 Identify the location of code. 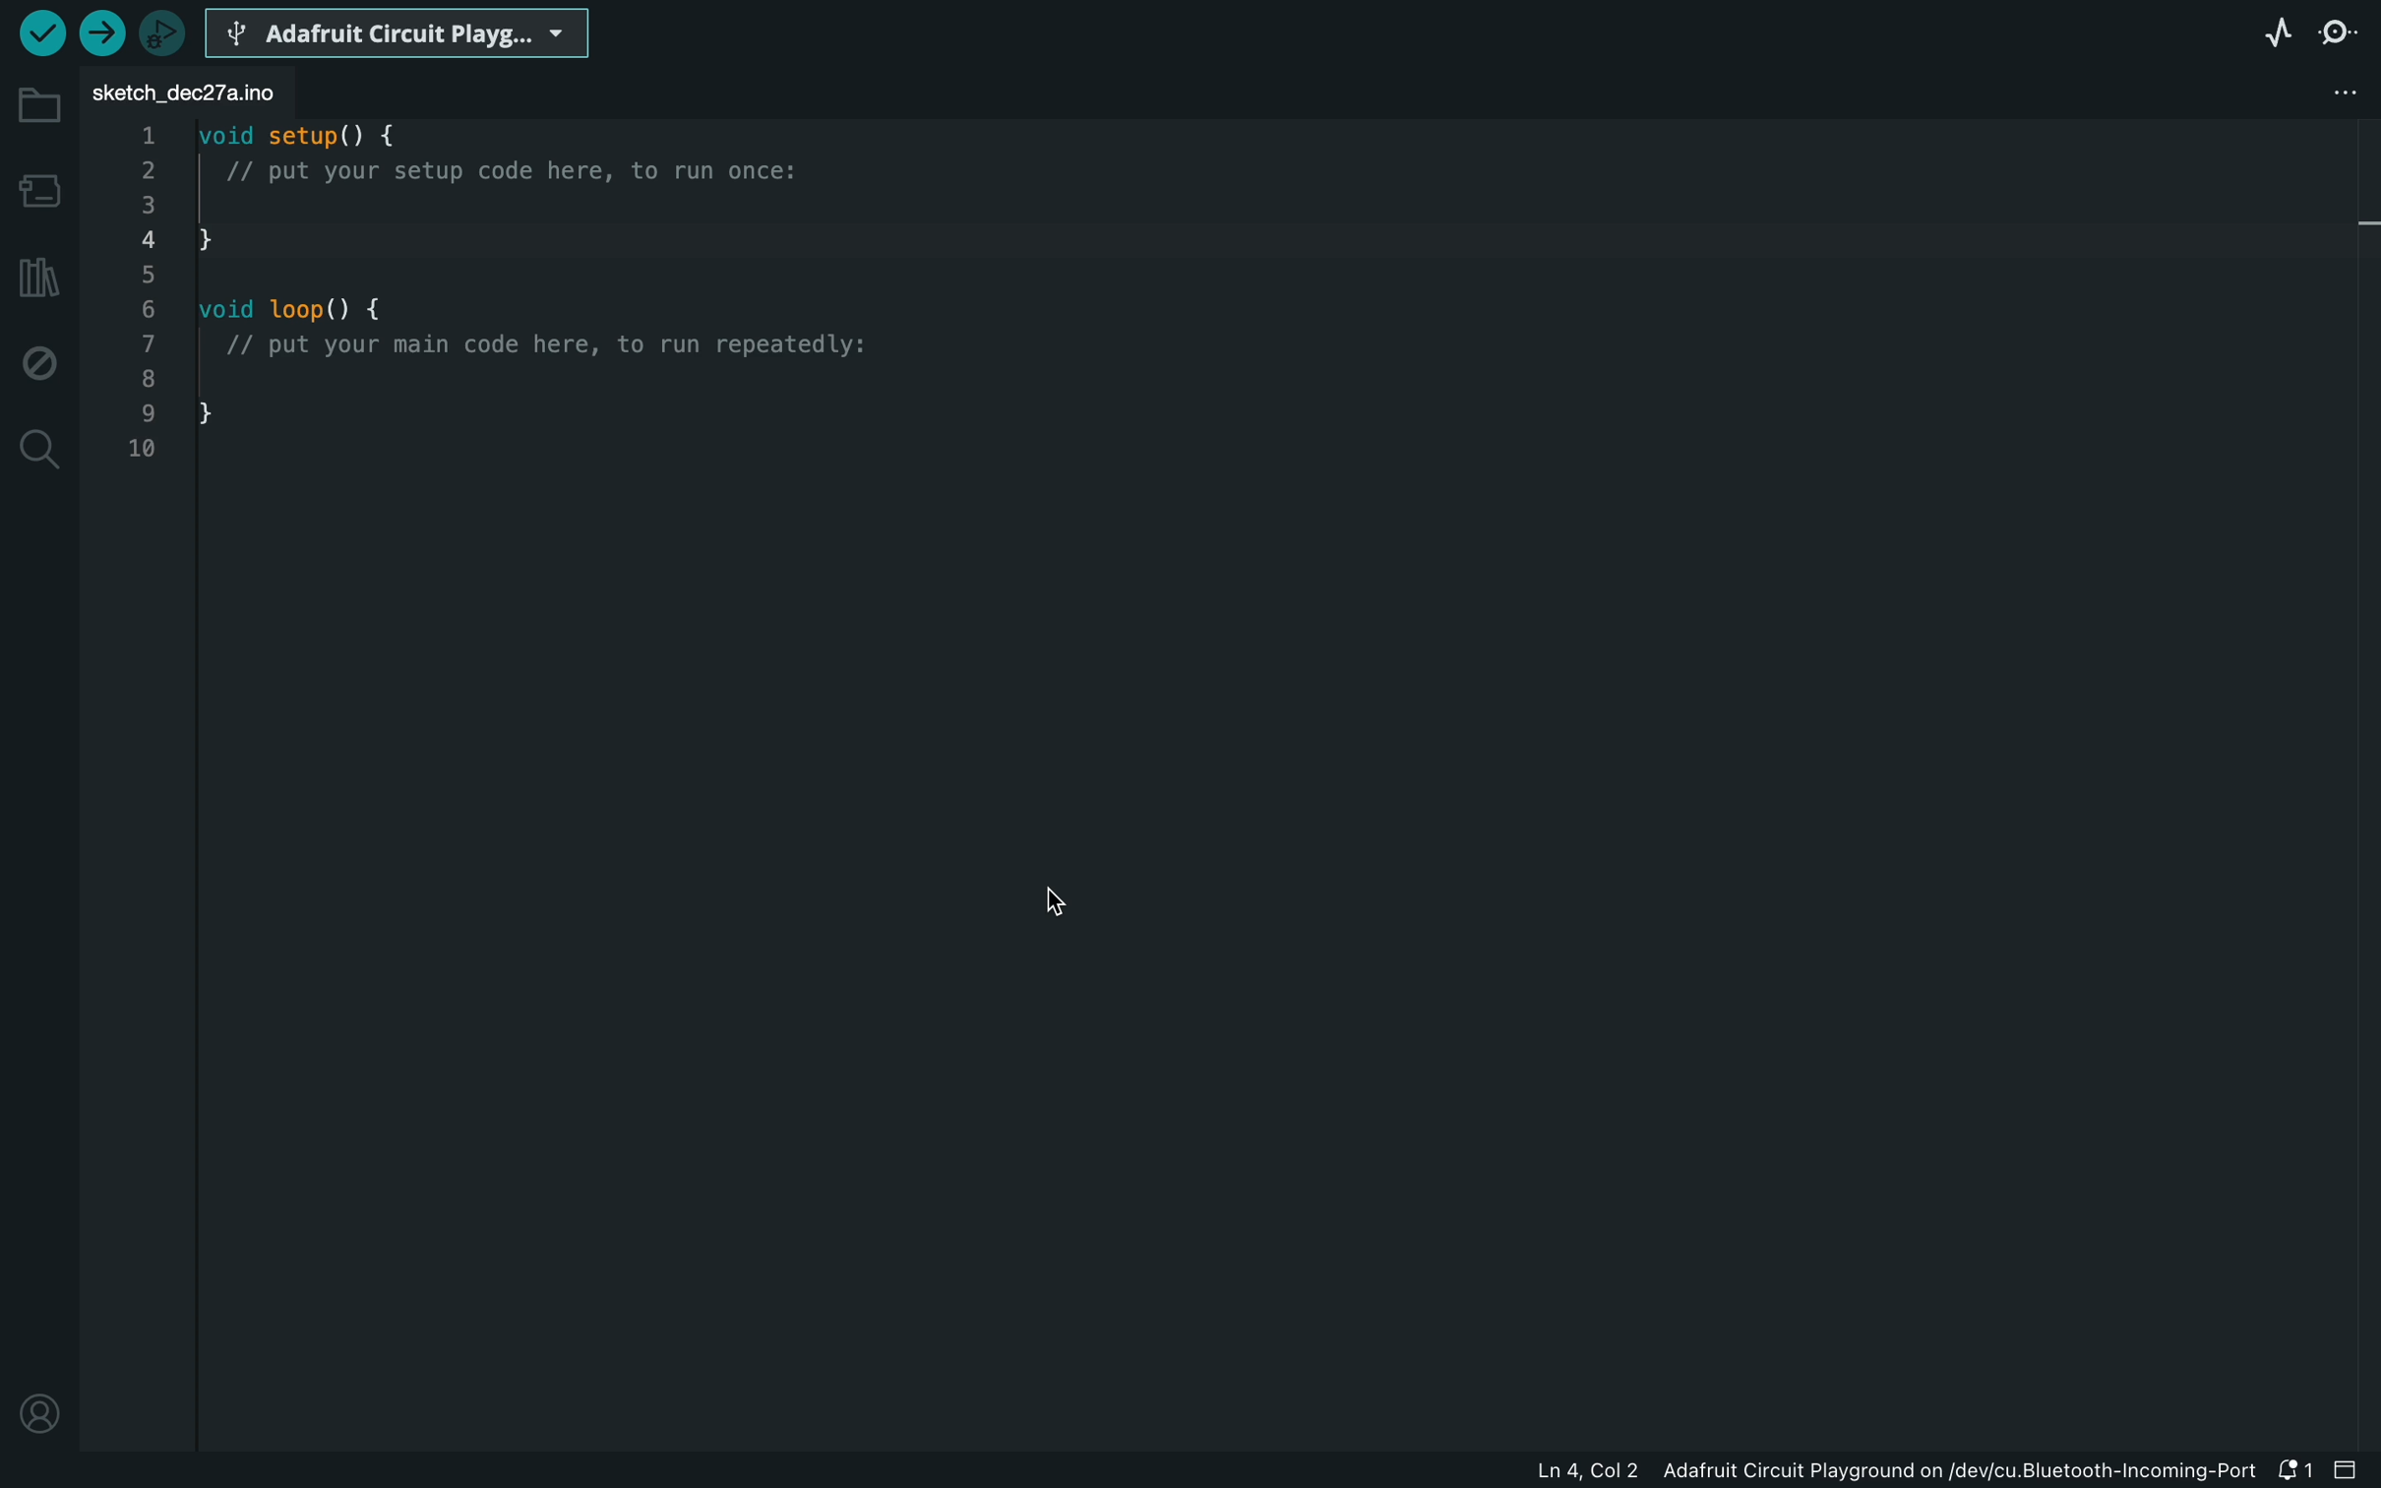
(507, 301).